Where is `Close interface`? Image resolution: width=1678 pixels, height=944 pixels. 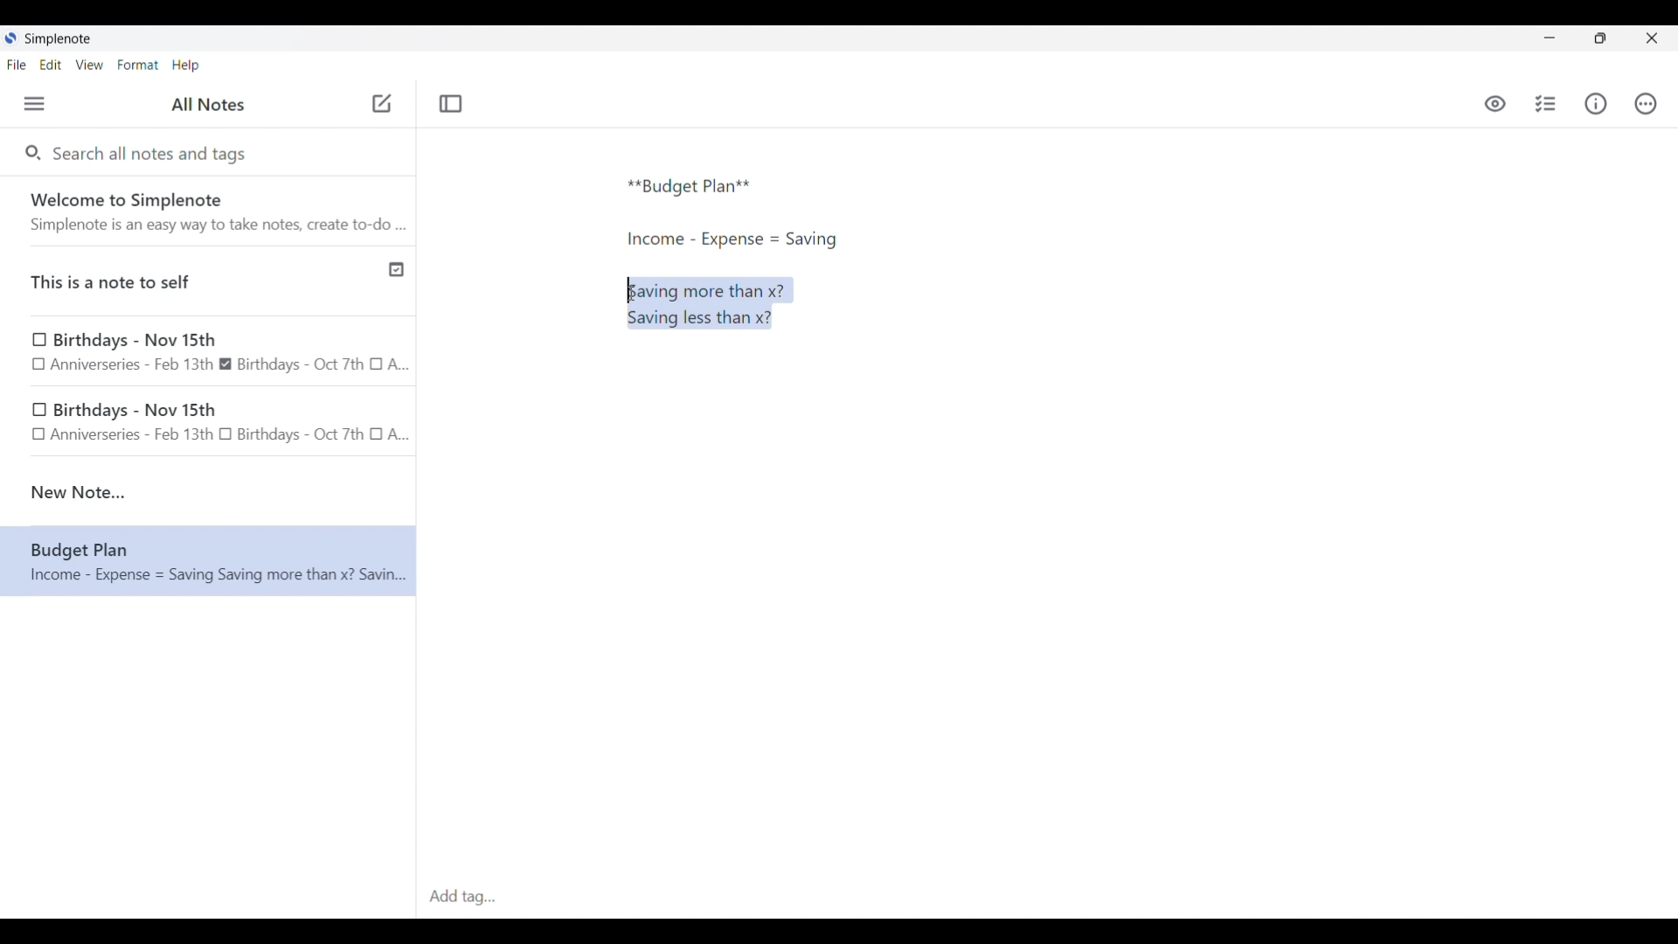 Close interface is located at coordinates (1652, 38).